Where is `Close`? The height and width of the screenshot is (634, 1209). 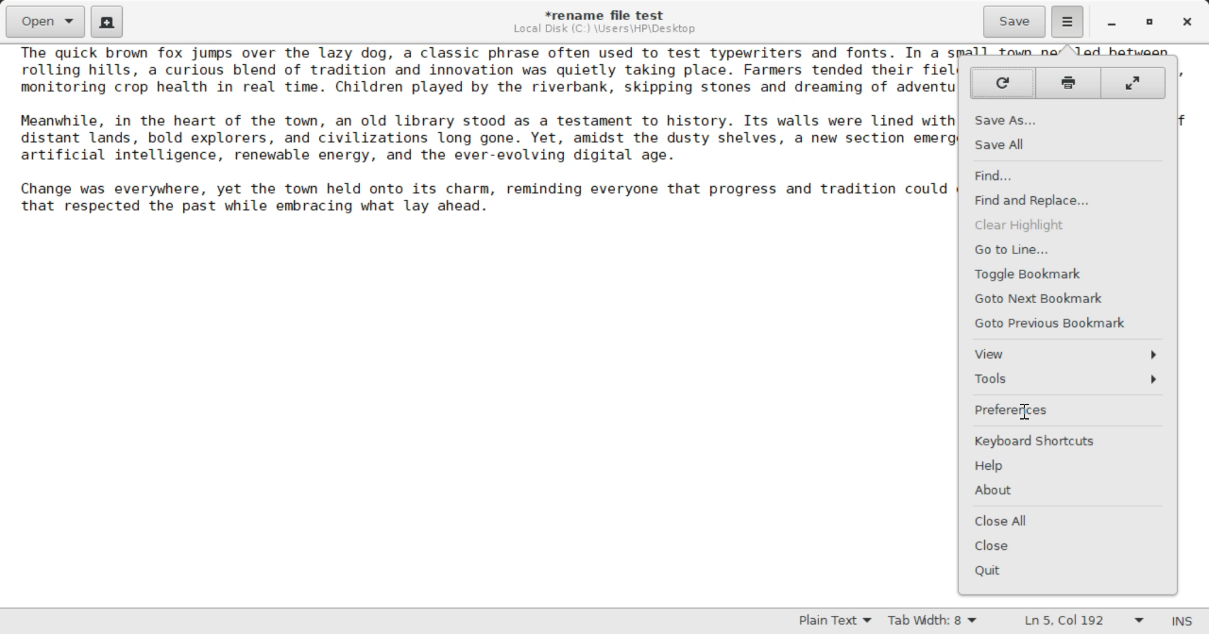
Close is located at coordinates (1068, 546).